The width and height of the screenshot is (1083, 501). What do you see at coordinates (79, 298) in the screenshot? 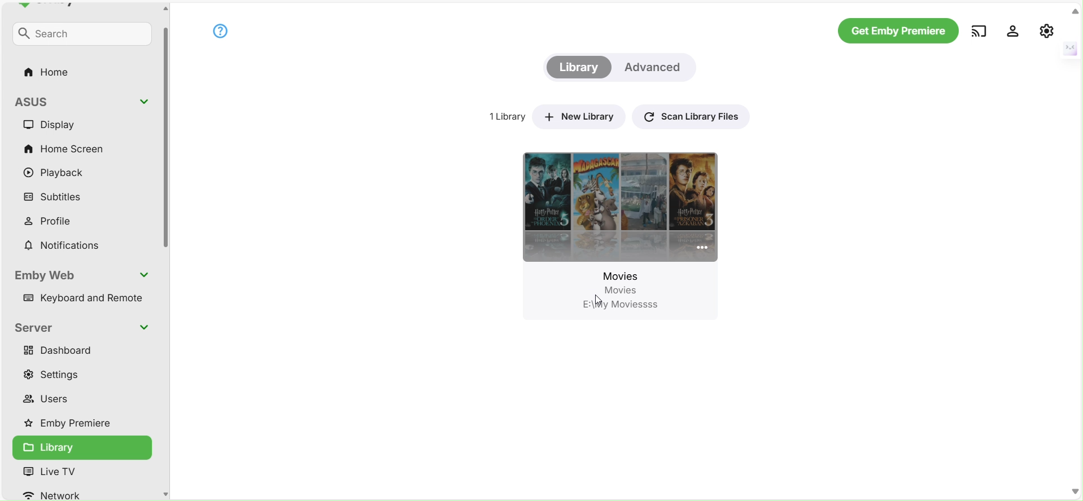
I see `Keyboard and Remote` at bounding box center [79, 298].